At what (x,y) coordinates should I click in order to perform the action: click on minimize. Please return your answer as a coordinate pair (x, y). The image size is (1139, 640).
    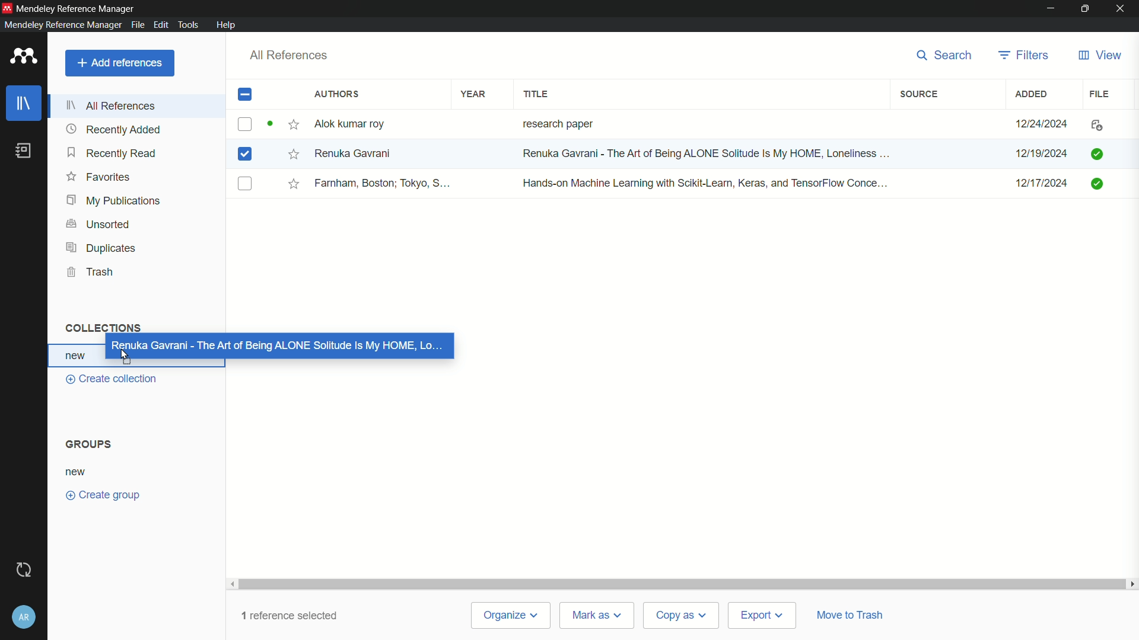
    Looking at the image, I should click on (1049, 9).